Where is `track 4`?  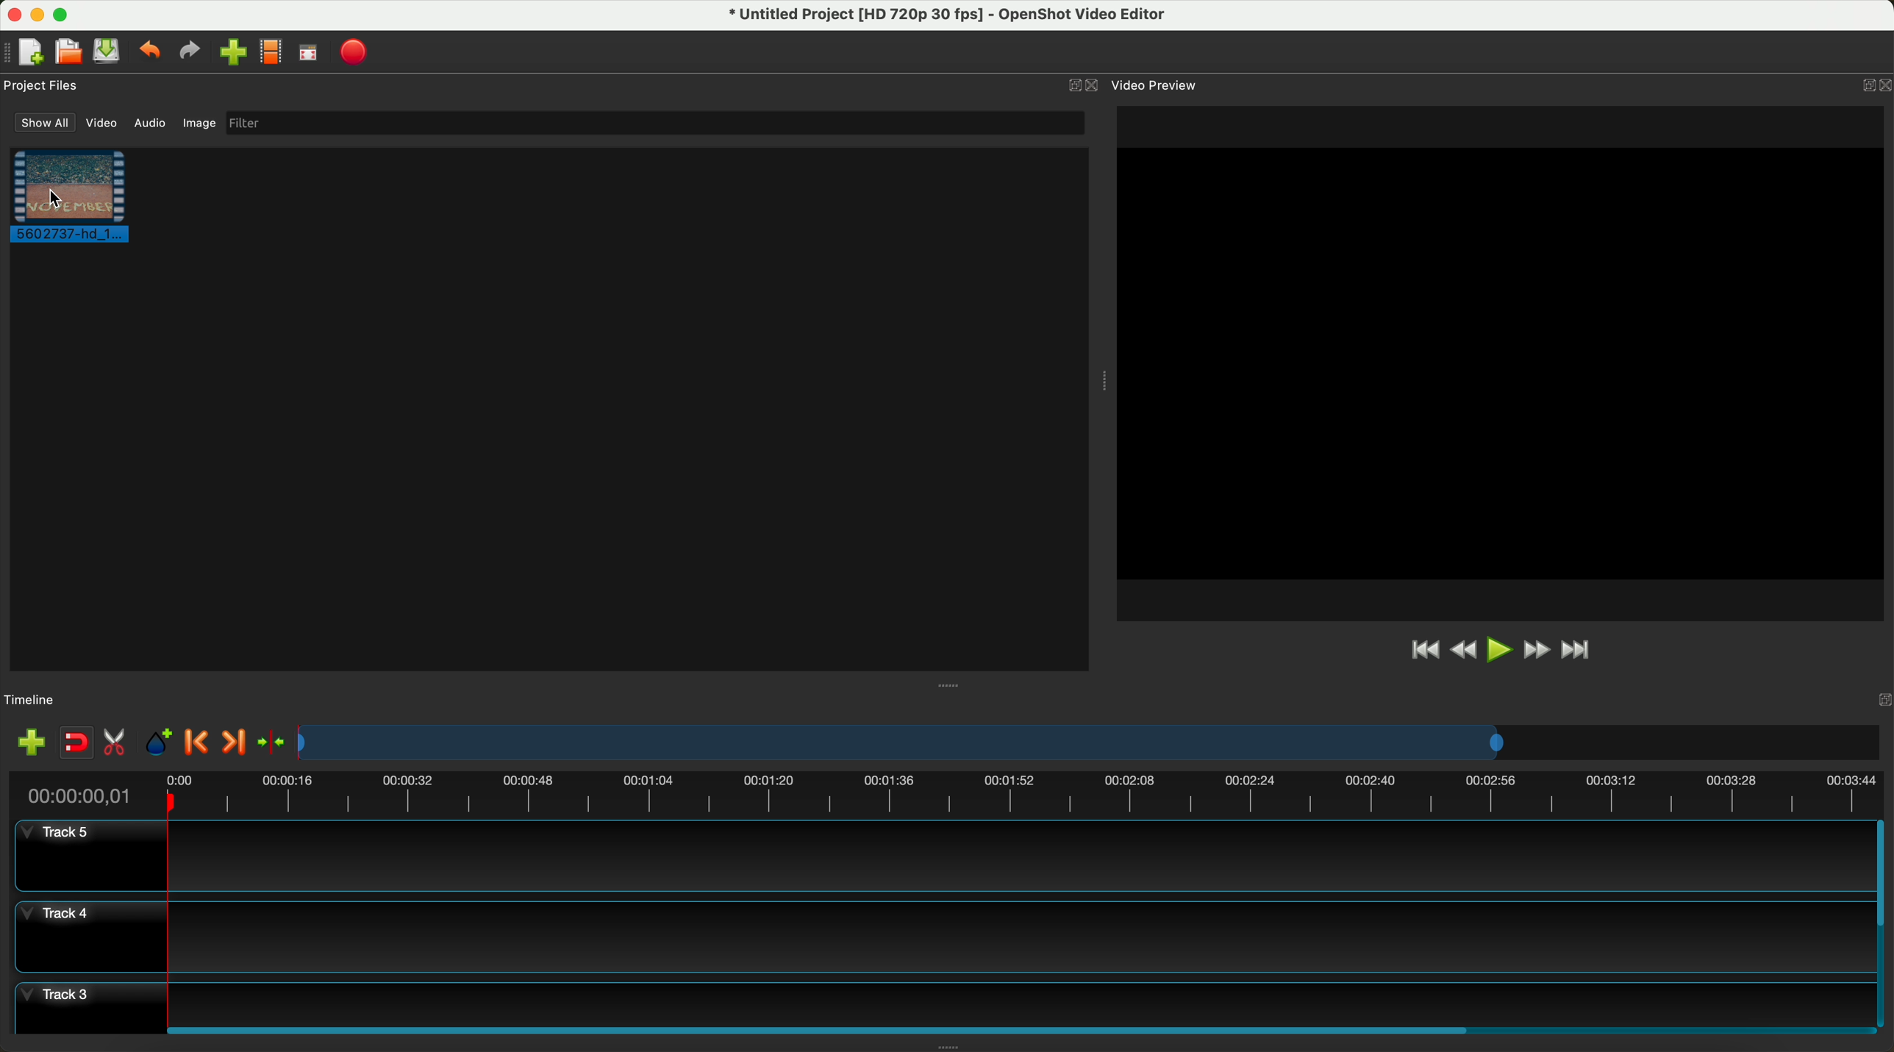 track 4 is located at coordinates (939, 939).